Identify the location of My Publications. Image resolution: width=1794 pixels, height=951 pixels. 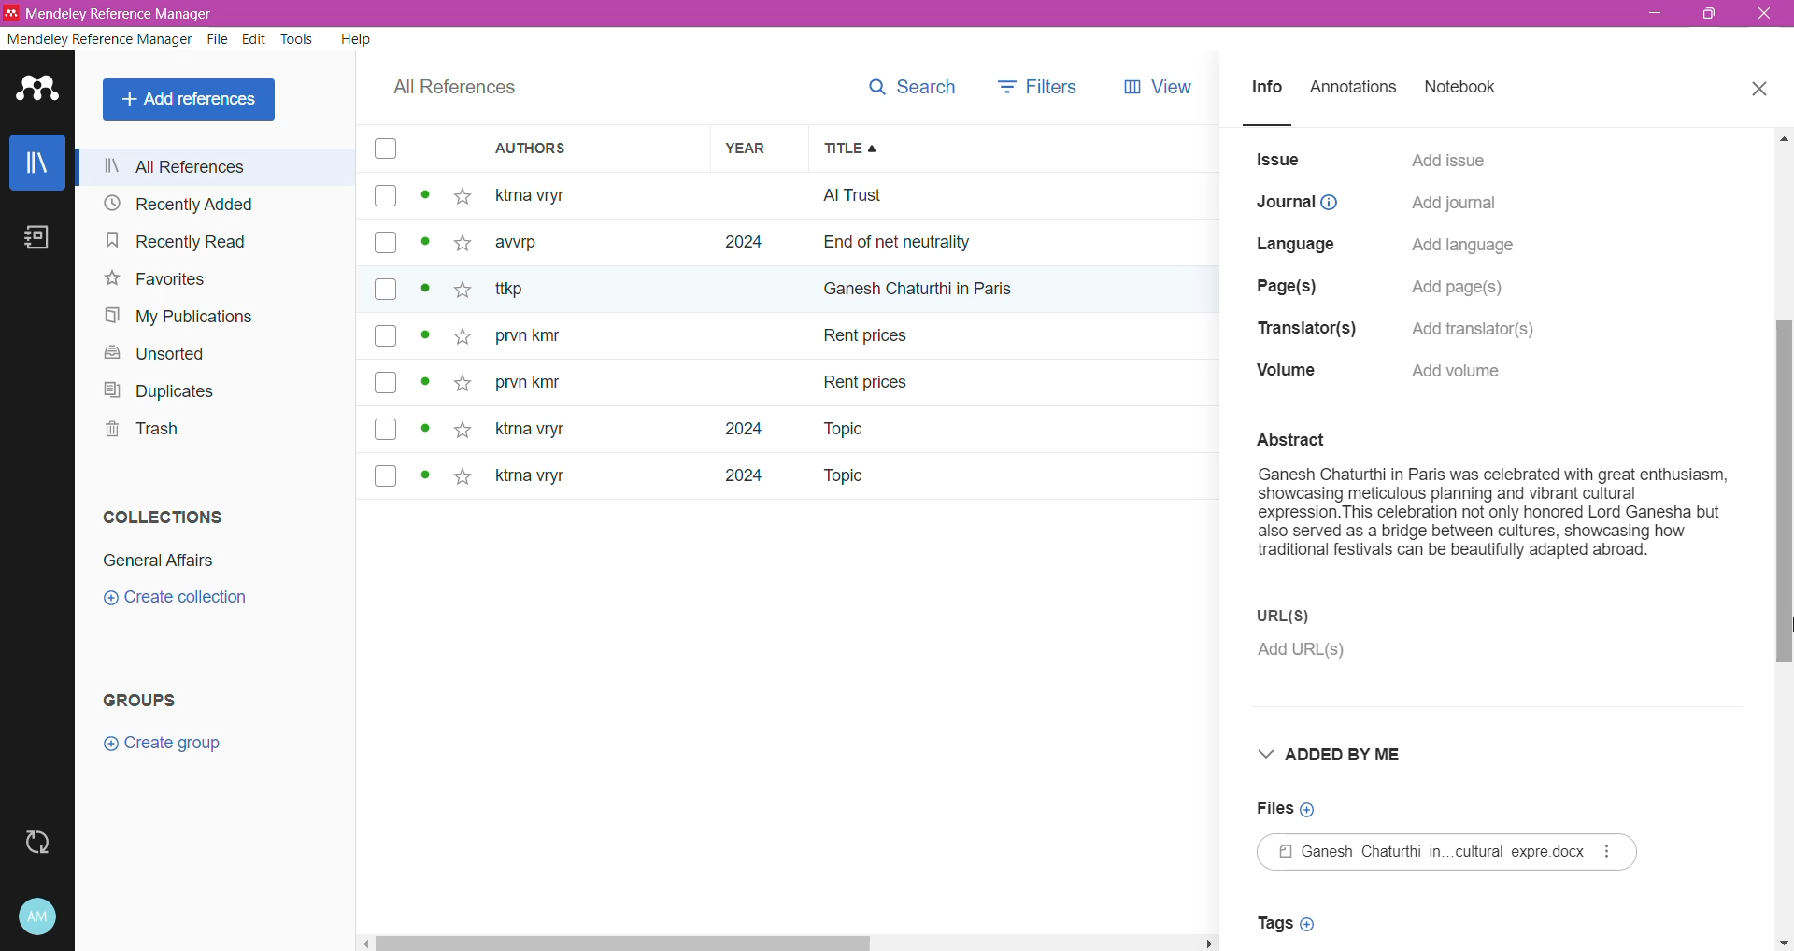
(187, 318).